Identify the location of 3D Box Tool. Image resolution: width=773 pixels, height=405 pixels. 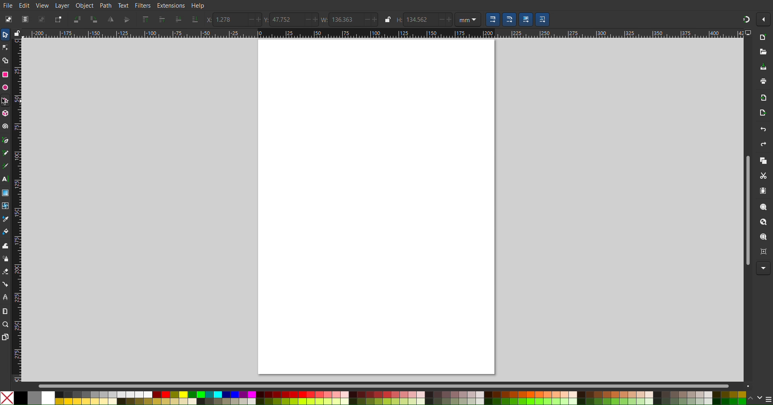
(6, 113).